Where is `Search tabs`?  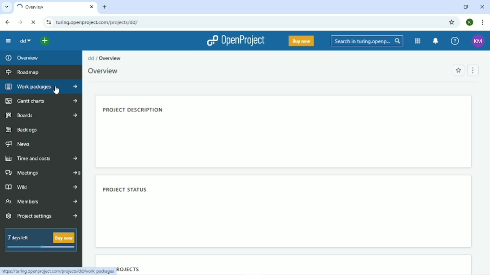 Search tabs is located at coordinates (7, 6).